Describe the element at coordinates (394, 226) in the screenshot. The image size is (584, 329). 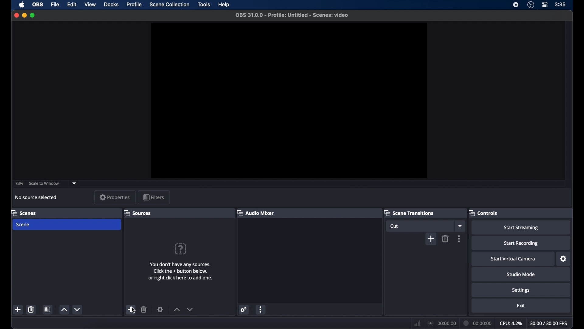
I see `cut` at that location.